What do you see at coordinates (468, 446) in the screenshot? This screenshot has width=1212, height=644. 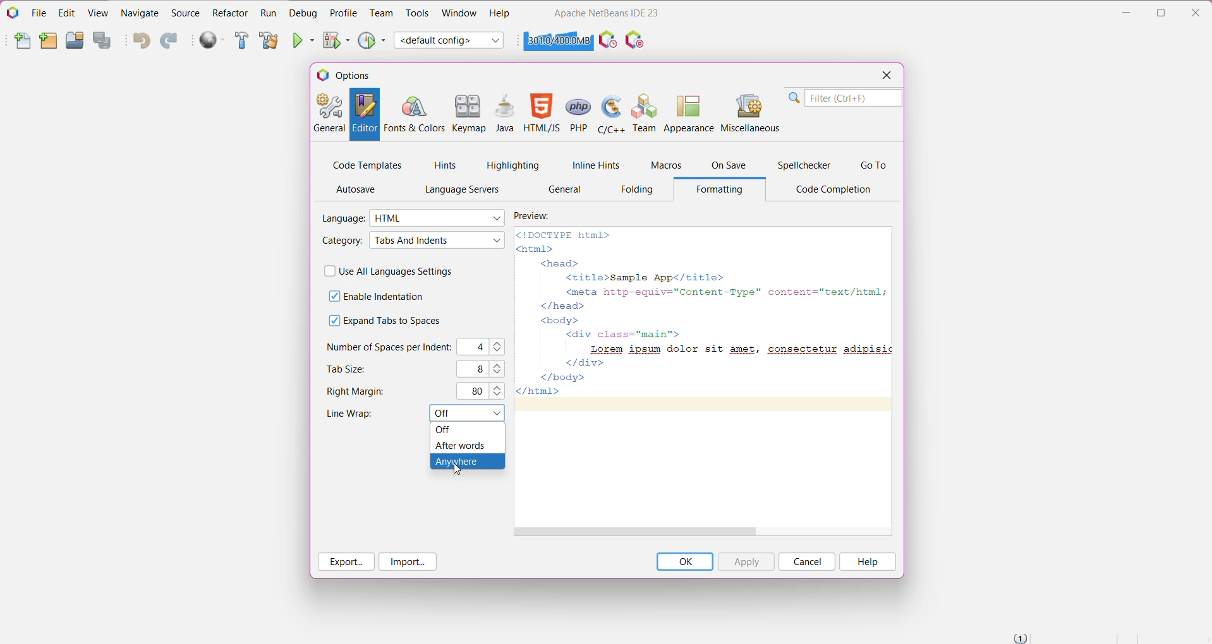 I see `After words` at bounding box center [468, 446].